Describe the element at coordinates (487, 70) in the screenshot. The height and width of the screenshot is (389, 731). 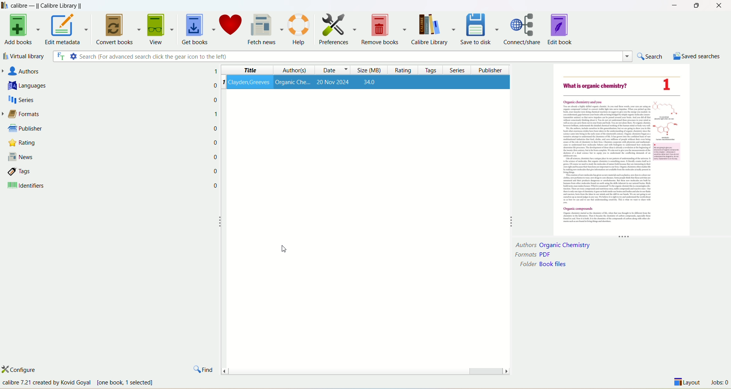
I see `publisher` at that location.